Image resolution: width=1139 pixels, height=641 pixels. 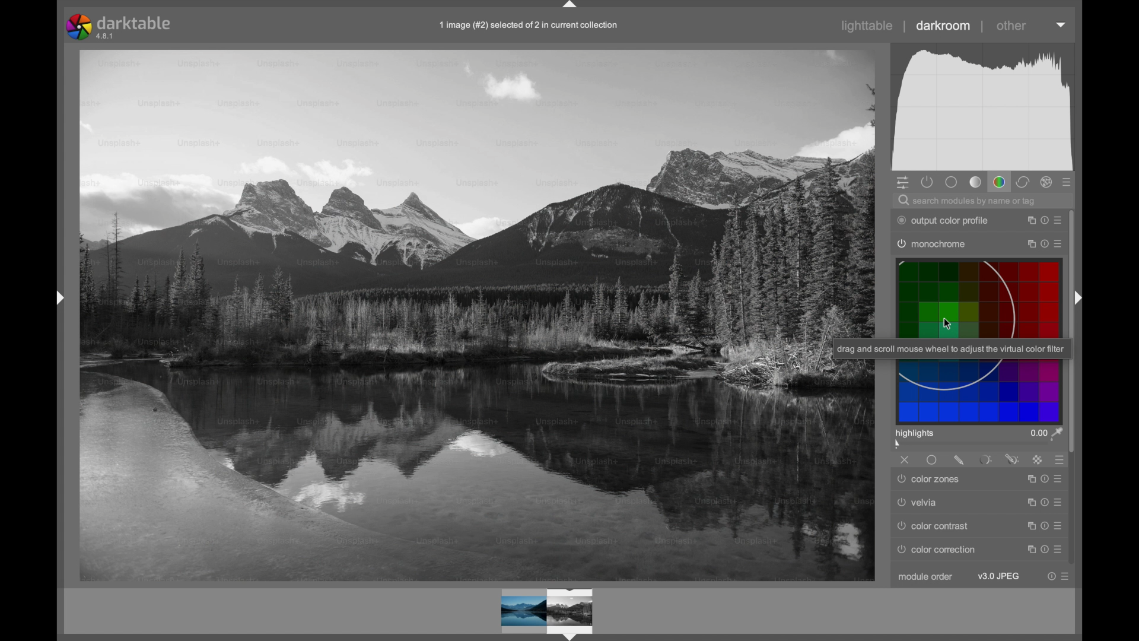 I want to click on reset, so click(x=1043, y=220).